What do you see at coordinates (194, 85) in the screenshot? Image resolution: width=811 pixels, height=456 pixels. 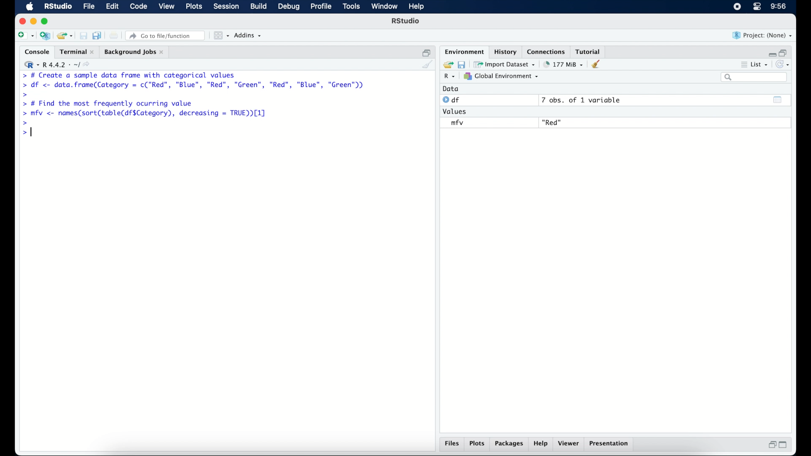 I see `> df <- data.frame(Category = c("Red”, "Blue", "Red", "Green", "Red", "Blue", "Green"))|` at bounding box center [194, 85].